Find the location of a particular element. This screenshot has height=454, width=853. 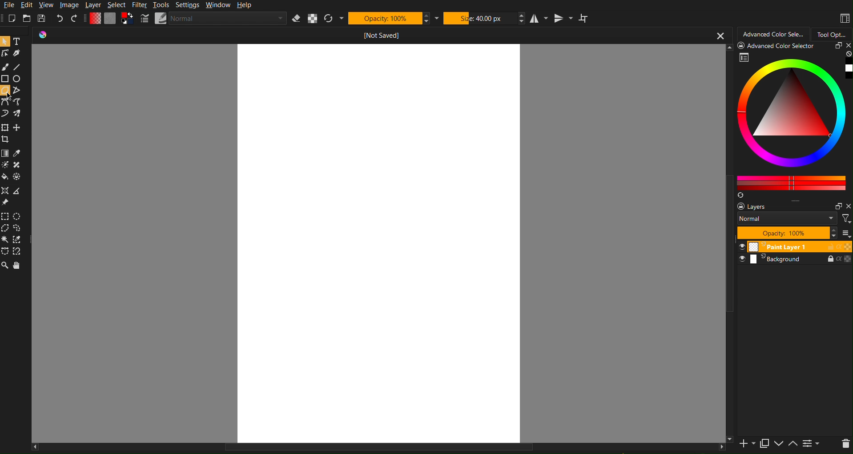

paint layer 1 is located at coordinates (794, 246).